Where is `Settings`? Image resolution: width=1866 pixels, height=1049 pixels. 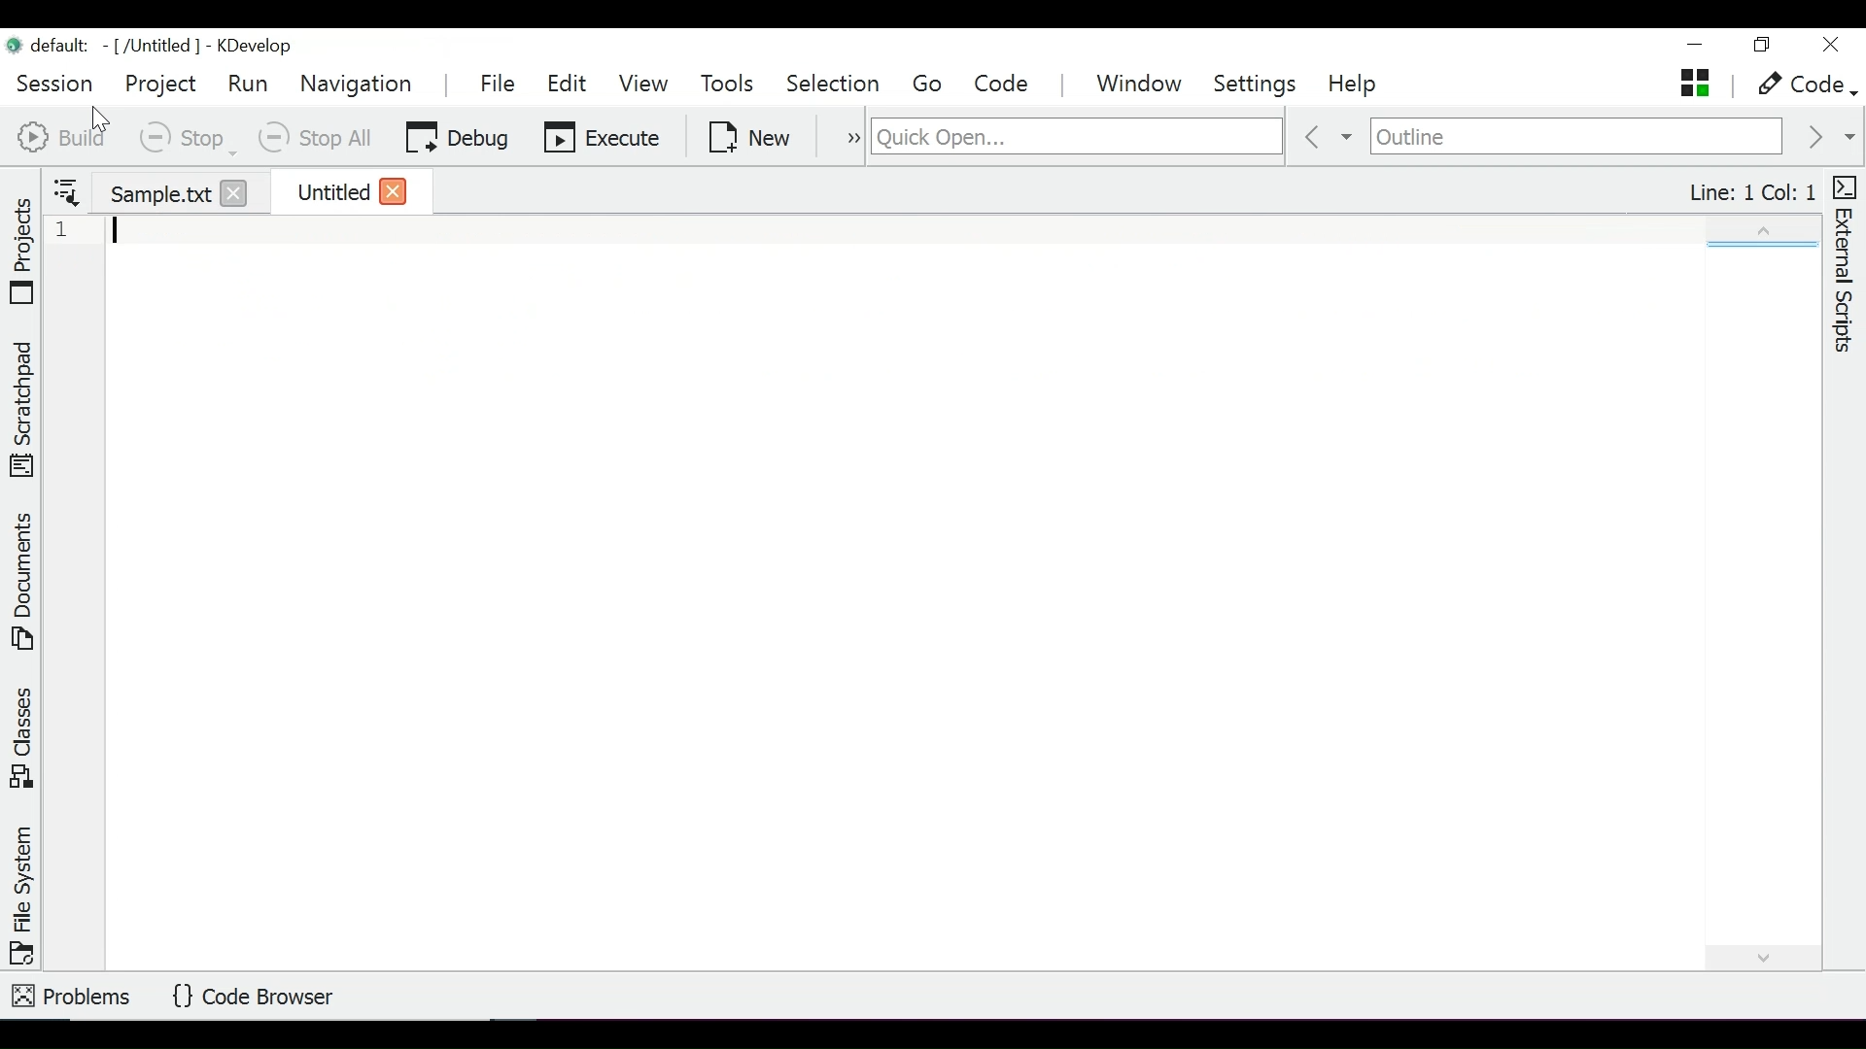 Settings is located at coordinates (1256, 85).